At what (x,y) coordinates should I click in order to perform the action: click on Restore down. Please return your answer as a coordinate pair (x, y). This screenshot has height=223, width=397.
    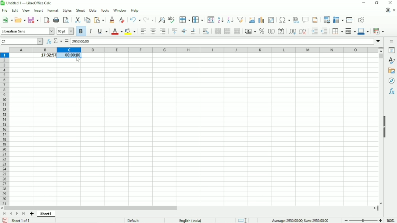
    Looking at the image, I should click on (377, 3).